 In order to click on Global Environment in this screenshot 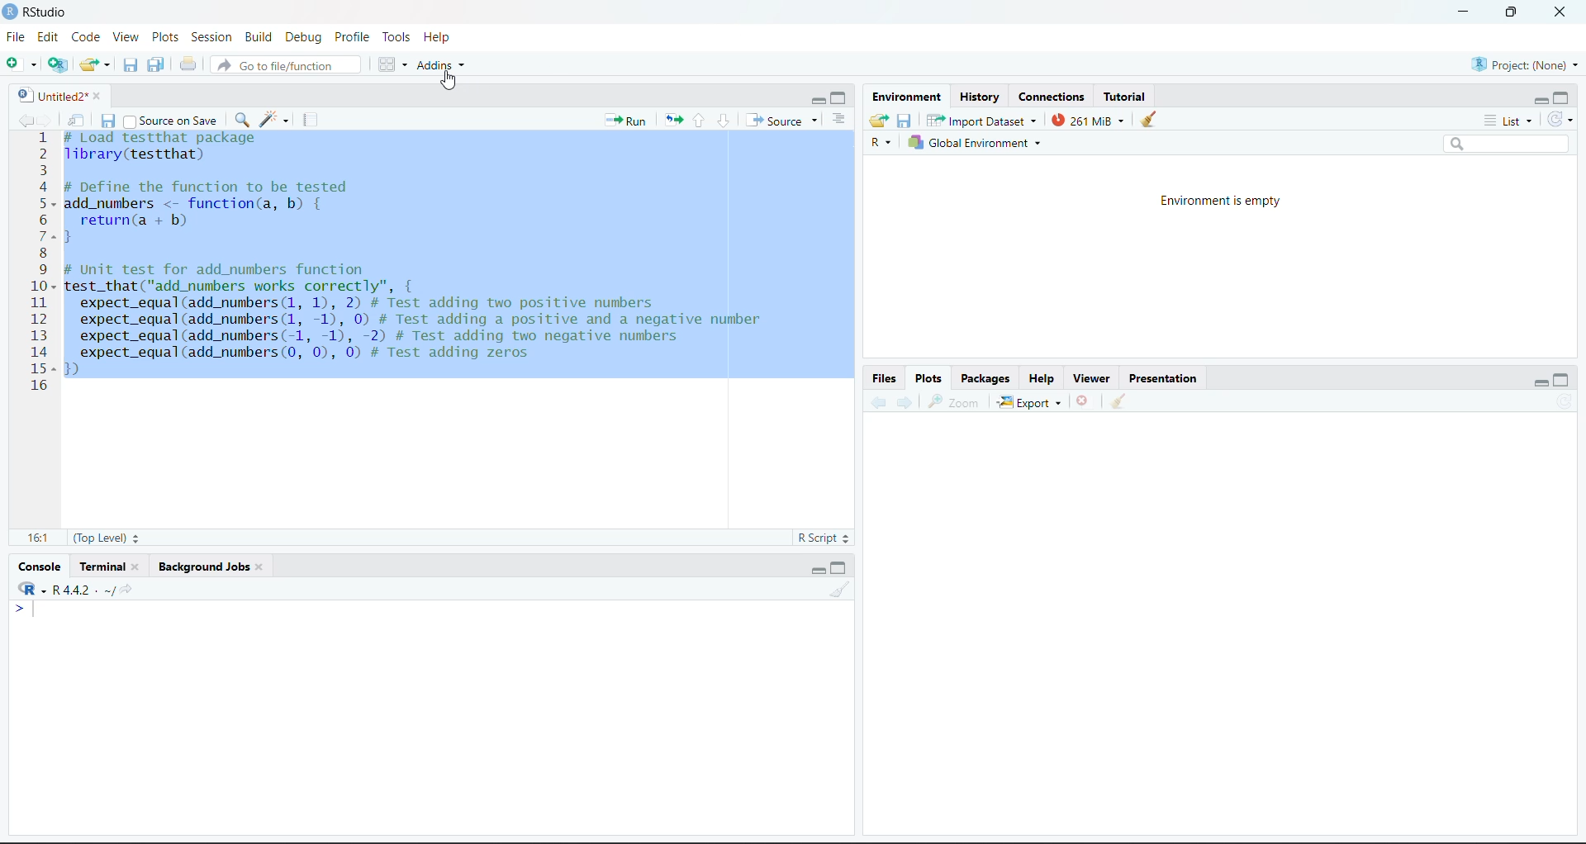, I will do `click(976, 142)`.